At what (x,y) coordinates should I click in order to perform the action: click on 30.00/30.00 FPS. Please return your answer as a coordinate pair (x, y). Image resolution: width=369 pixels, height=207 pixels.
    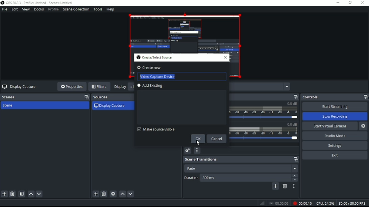
    Looking at the image, I should click on (353, 204).